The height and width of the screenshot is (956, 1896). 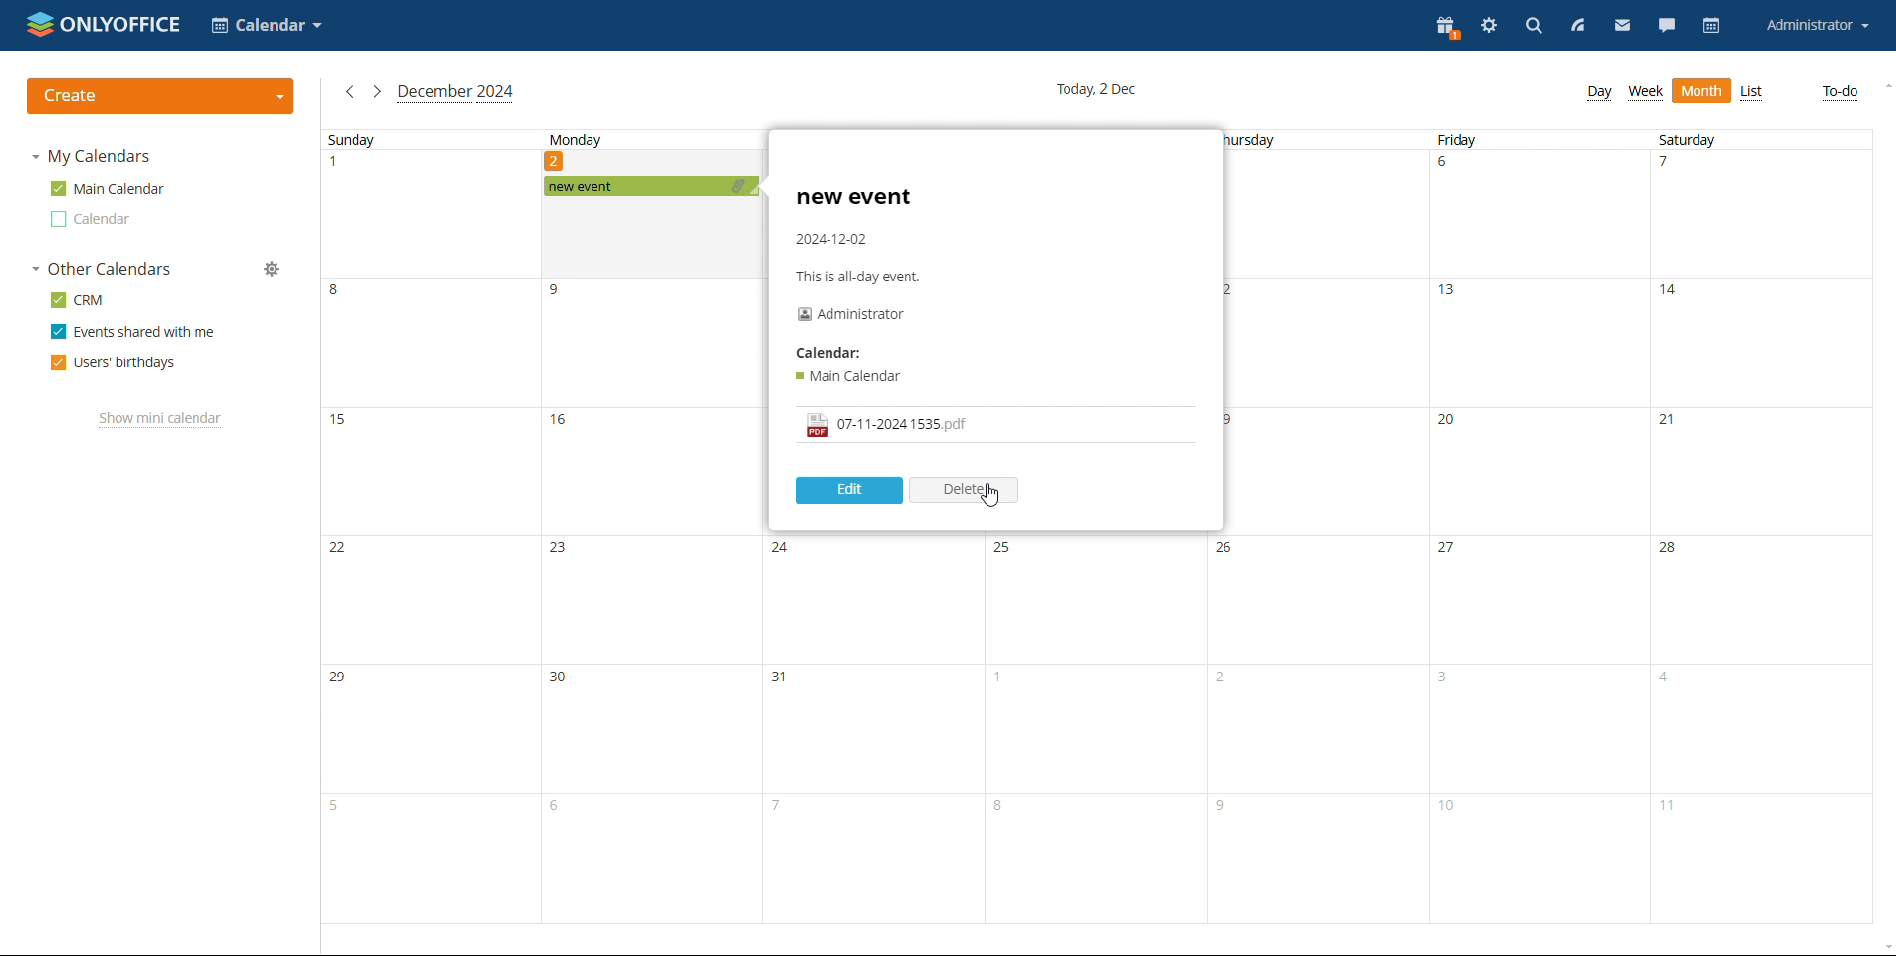 I want to click on Thursday, so click(x=1252, y=140).